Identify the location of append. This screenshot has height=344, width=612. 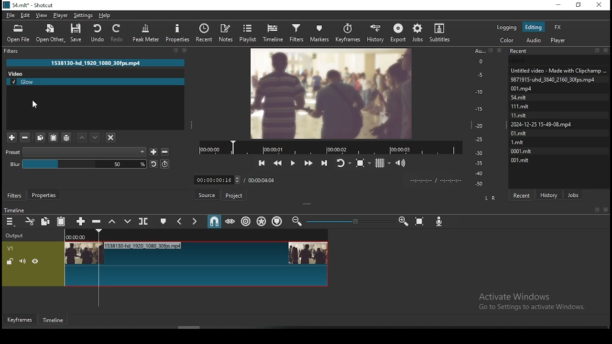
(81, 222).